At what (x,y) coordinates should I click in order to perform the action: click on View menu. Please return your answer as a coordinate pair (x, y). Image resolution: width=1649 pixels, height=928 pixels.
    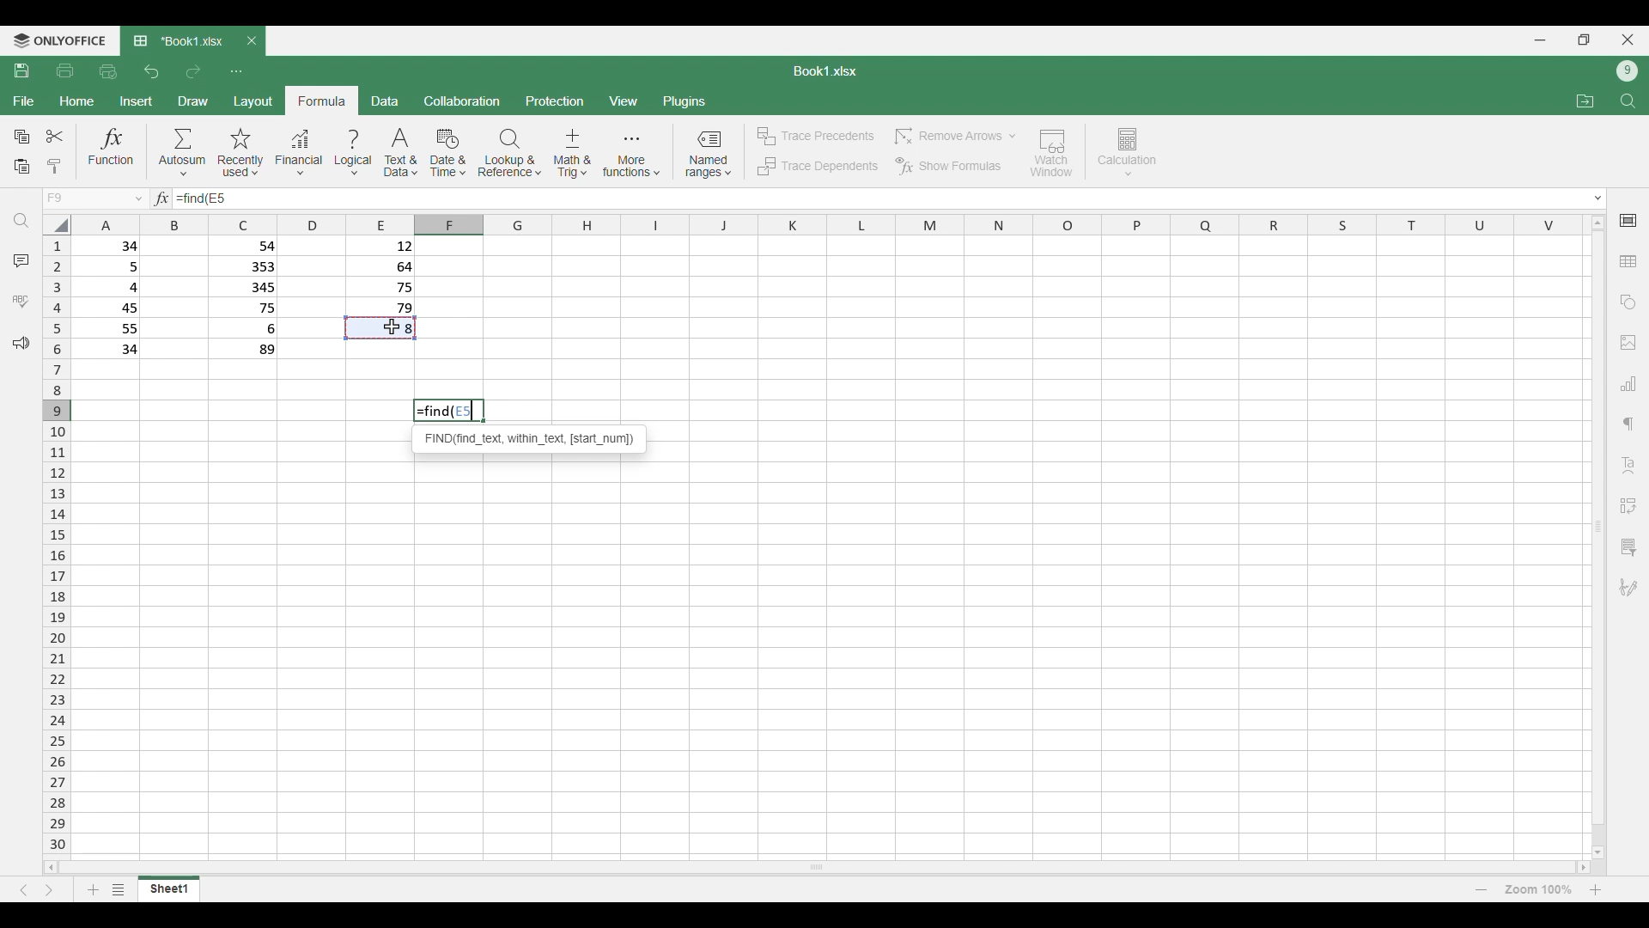
    Looking at the image, I should click on (623, 101).